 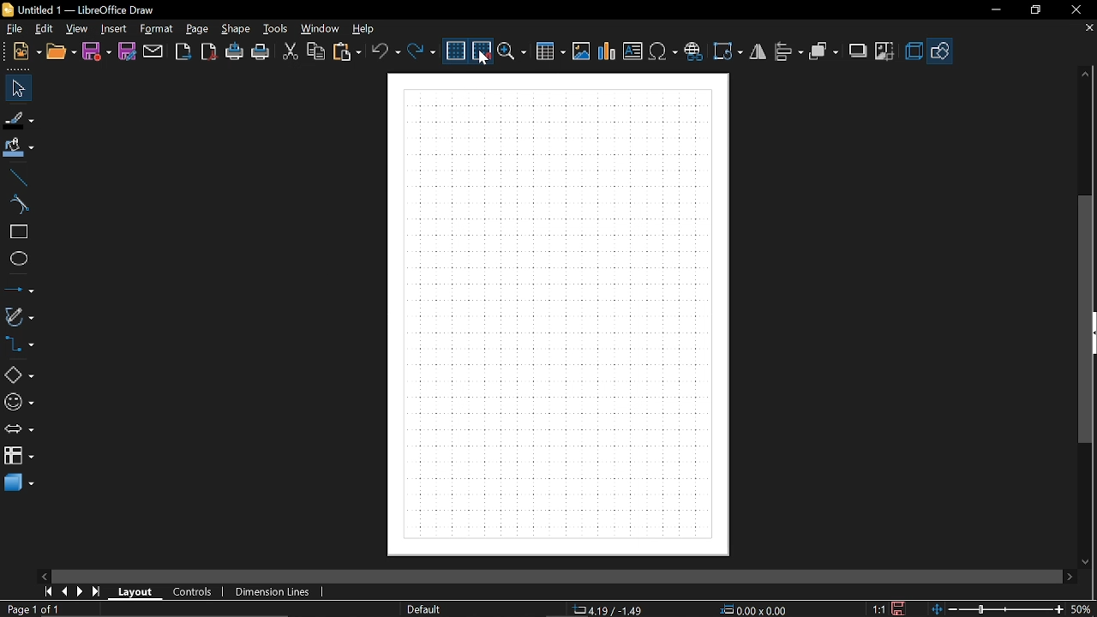 What do you see at coordinates (43, 29) in the screenshot?
I see `edit` at bounding box center [43, 29].